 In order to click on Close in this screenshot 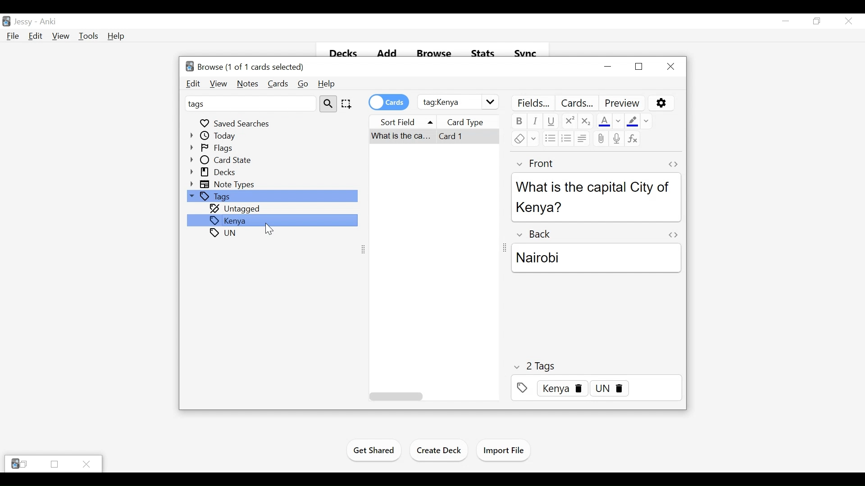, I will do `click(670, 66)`.